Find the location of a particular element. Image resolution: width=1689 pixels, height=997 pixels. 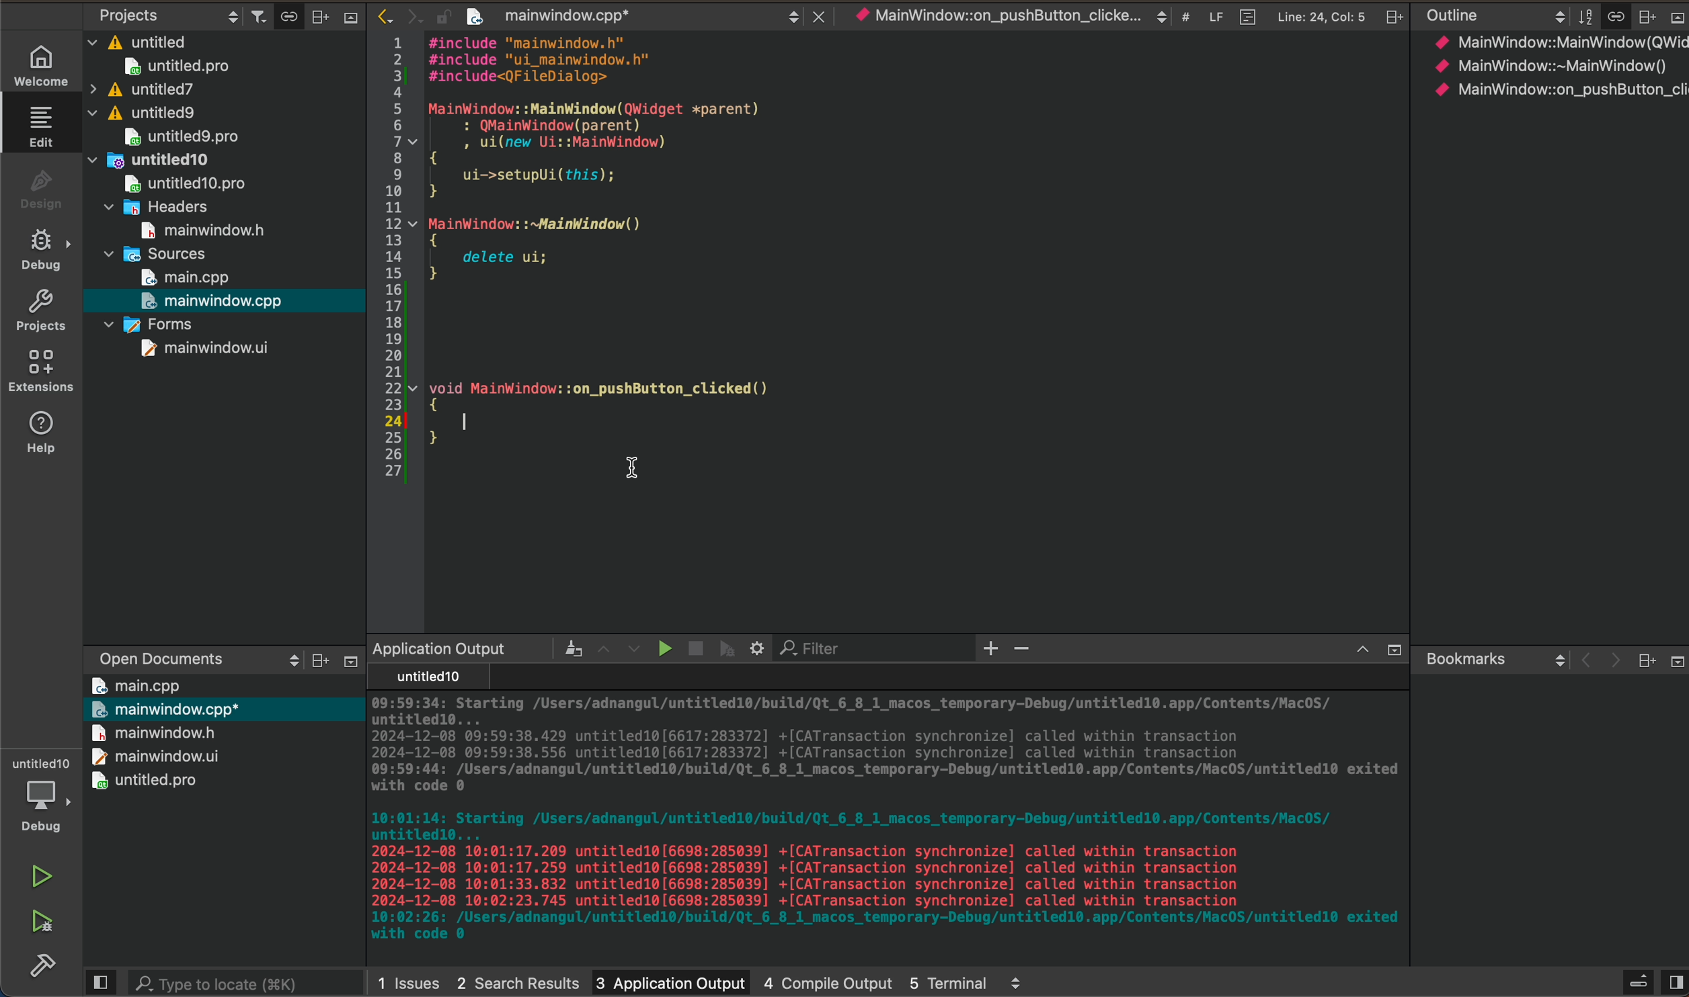

cursor is located at coordinates (632, 470).